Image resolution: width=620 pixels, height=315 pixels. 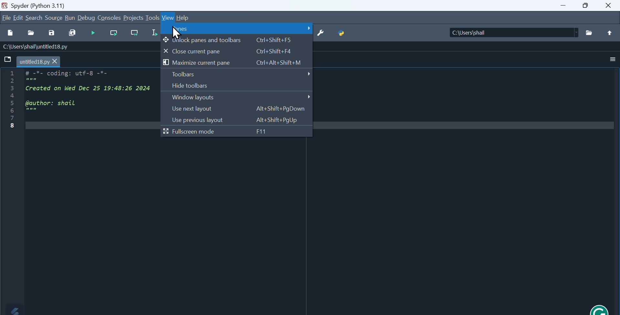 What do you see at coordinates (54, 18) in the screenshot?
I see `Source` at bounding box center [54, 18].